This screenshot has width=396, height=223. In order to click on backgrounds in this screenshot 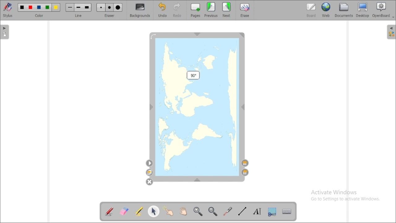, I will do `click(140, 10)`.